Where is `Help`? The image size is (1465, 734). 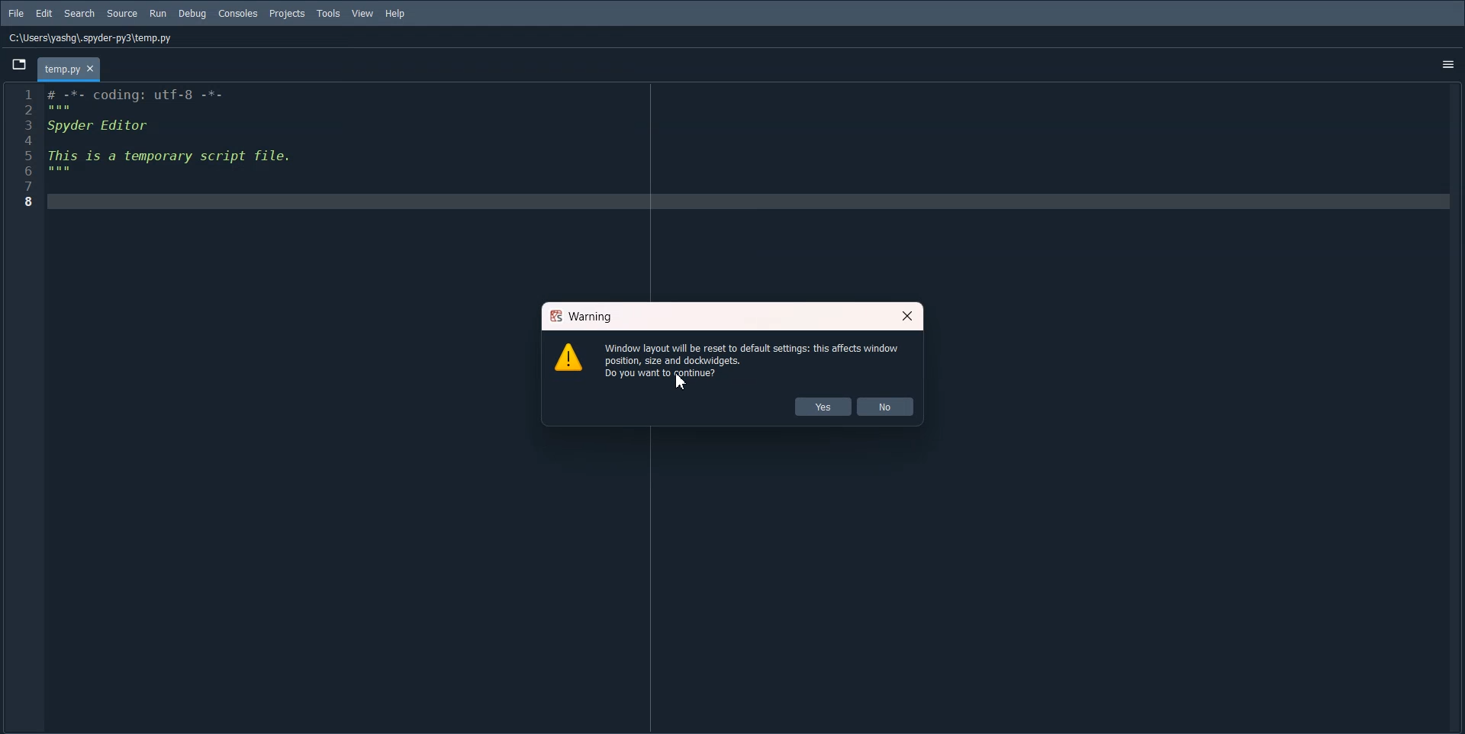 Help is located at coordinates (397, 14).